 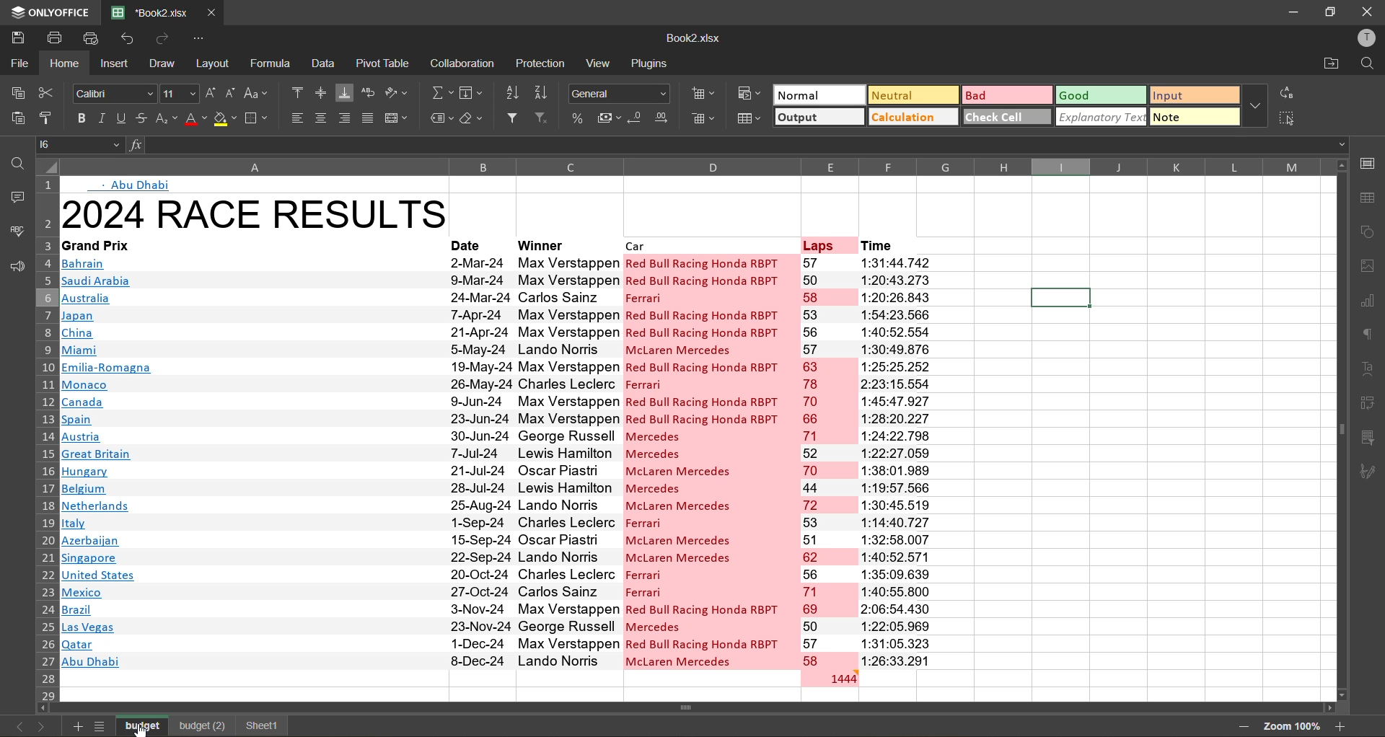 What do you see at coordinates (470, 244) in the screenshot?
I see `date` at bounding box center [470, 244].